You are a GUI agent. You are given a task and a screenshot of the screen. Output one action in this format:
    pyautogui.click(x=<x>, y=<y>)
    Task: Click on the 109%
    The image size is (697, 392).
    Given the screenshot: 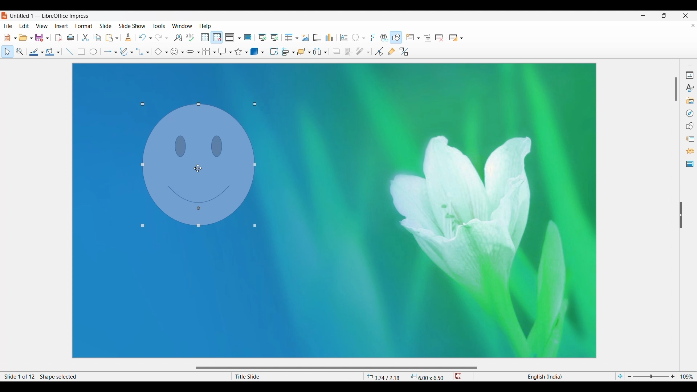 What is the action you would take?
    pyautogui.click(x=687, y=376)
    